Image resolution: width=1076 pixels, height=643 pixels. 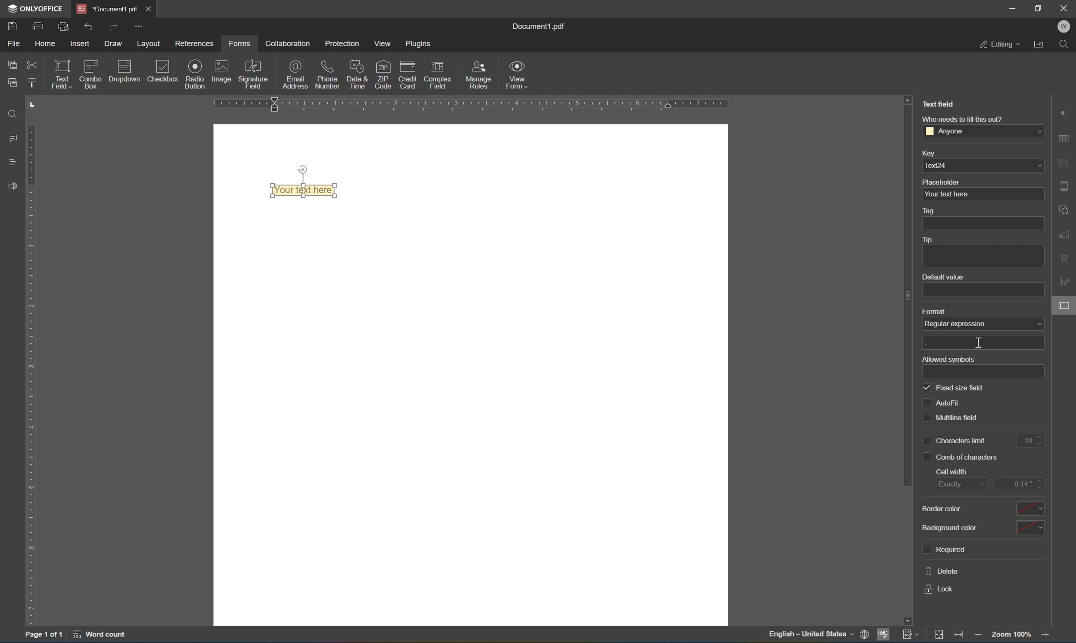 I want to click on english - united states, so click(x=813, y=635).